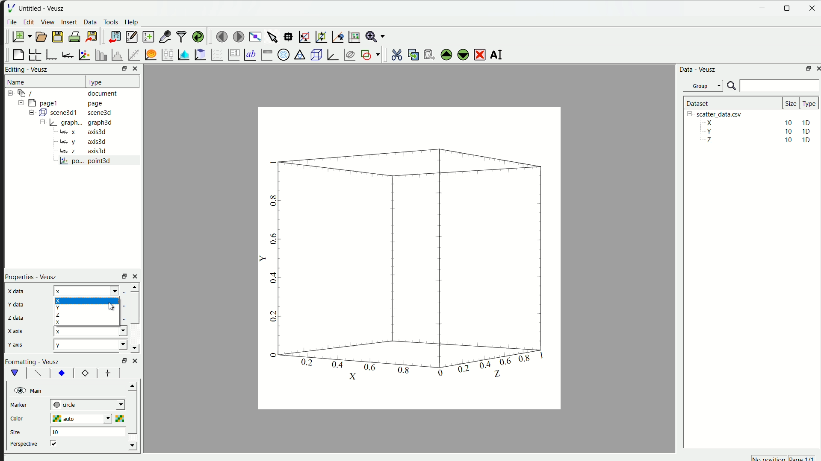 The height and width of the screenshot is (461, 821). I want to click on x y, so click(95, 303).